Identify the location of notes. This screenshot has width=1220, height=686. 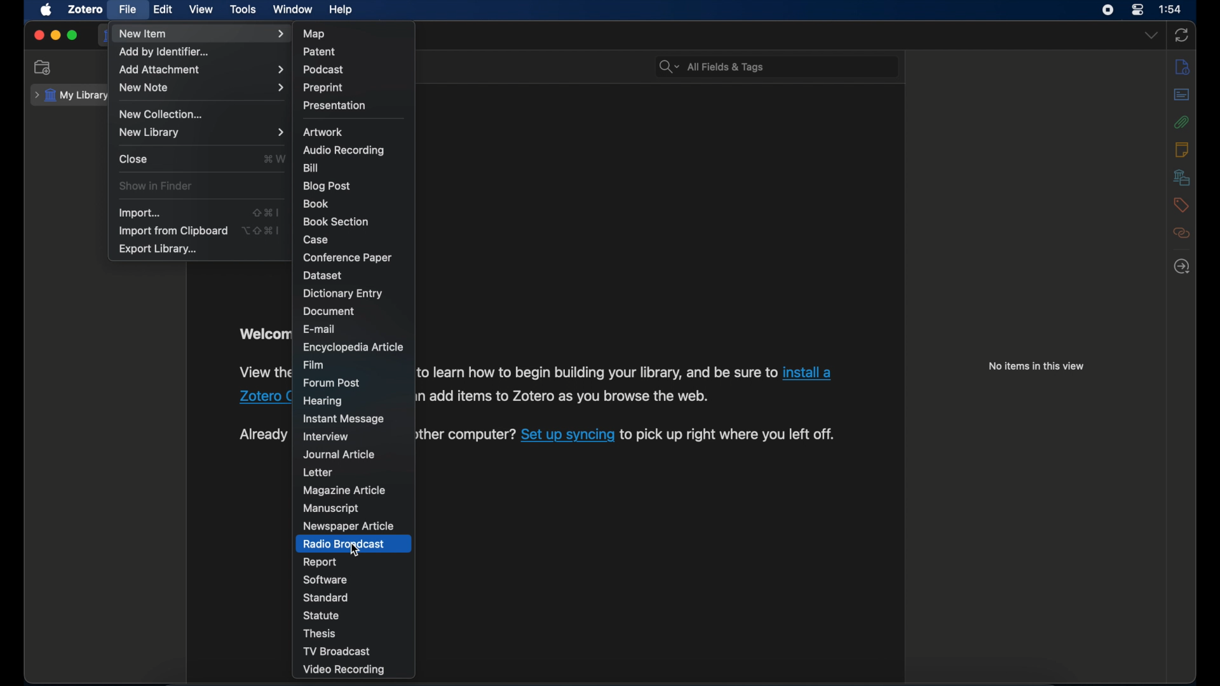
(1183, 148).